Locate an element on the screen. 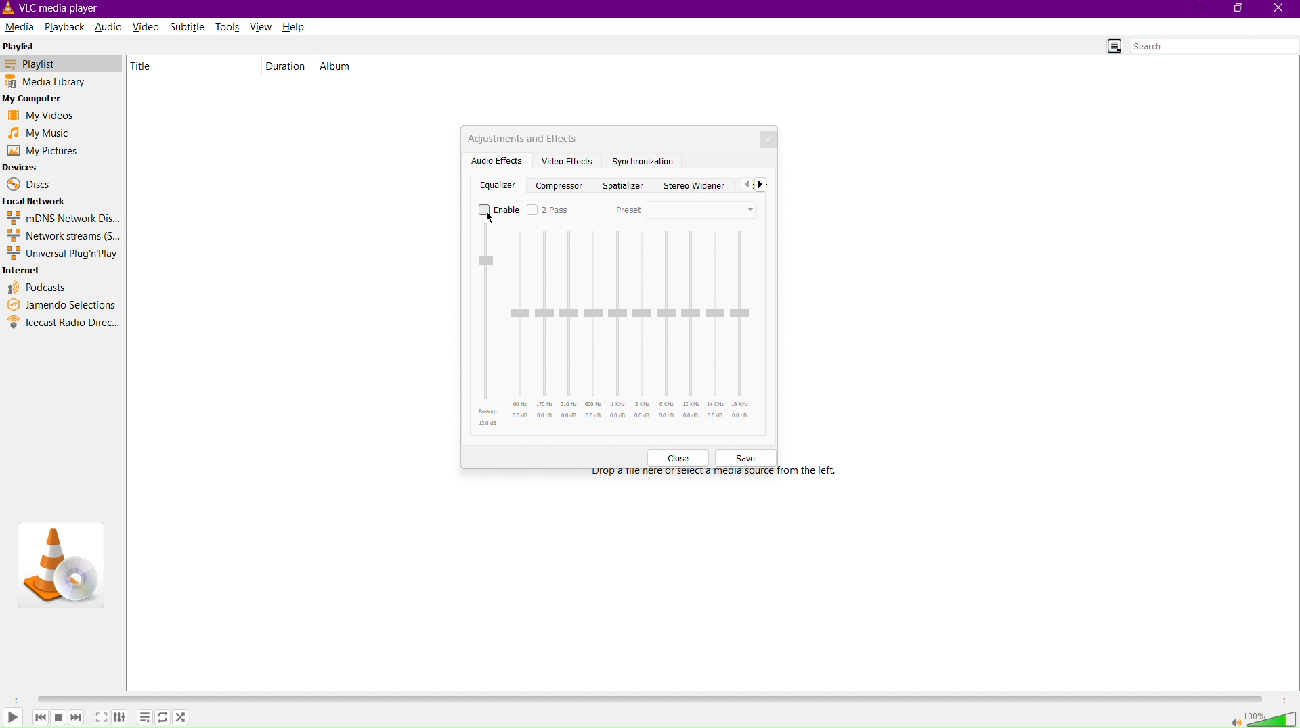 Image resolution: width=1300 pixels, height=728 pixels. 170 Hz is located at coordinates (544, 324).